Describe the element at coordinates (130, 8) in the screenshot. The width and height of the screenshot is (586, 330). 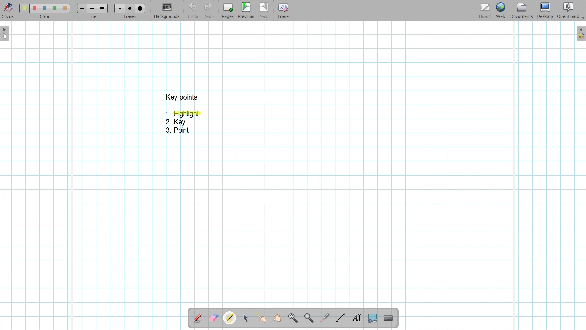
I see `eraser 2` at that location.